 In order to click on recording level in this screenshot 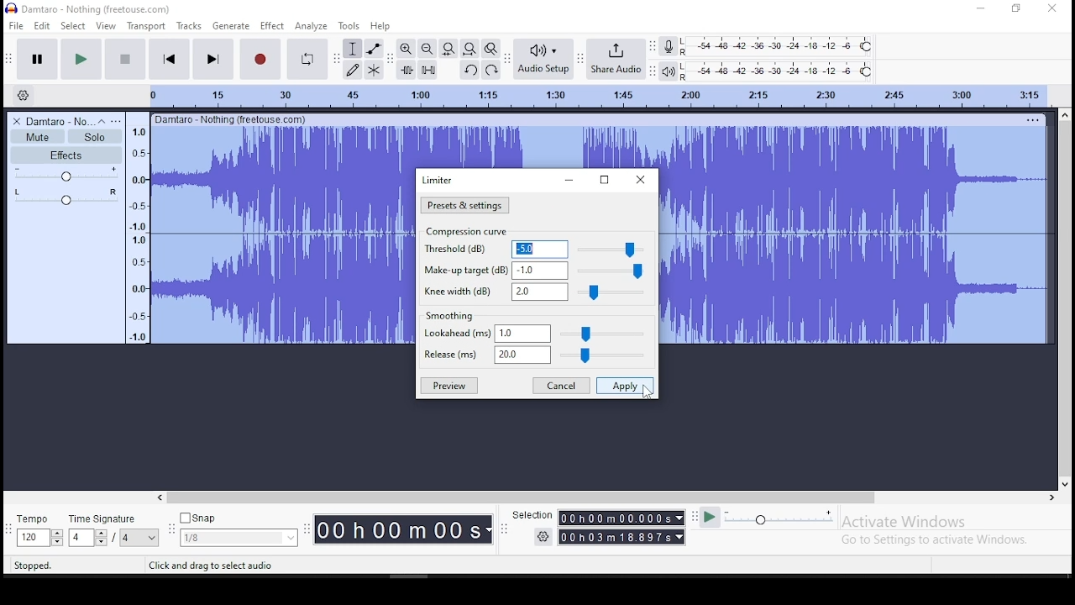, I will do `click(779, 46)`.